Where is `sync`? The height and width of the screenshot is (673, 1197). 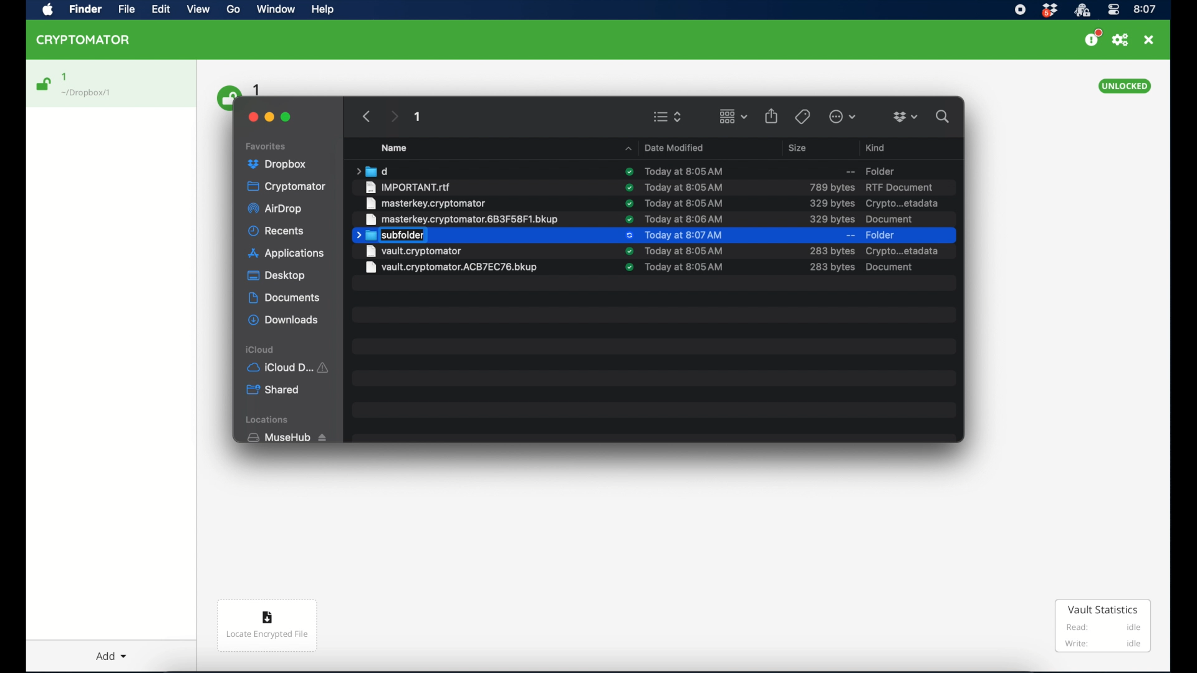 sync is located at coordinates (628, 271).